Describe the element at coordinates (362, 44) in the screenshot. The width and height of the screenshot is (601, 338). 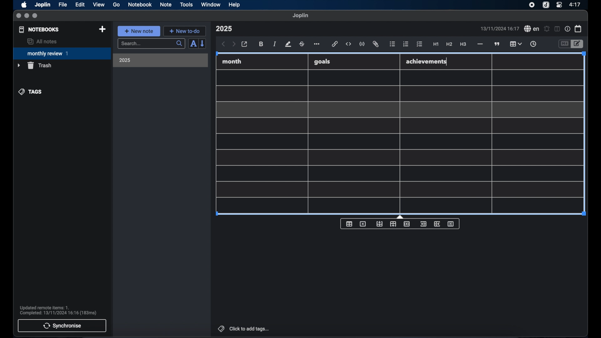
I see `code` at that location.